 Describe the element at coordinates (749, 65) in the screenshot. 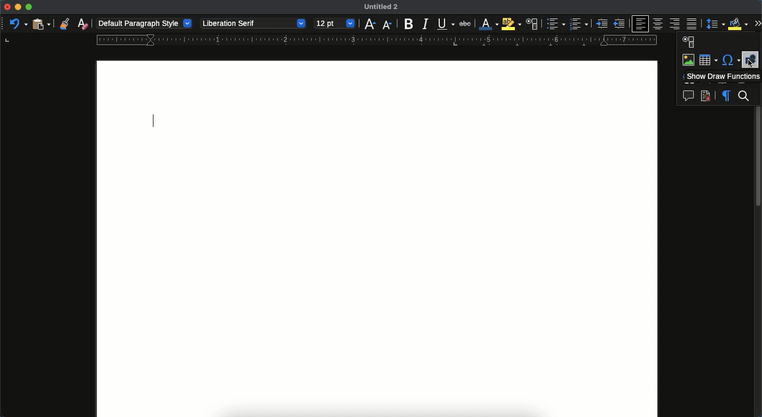

I see `Cursor` at that location.